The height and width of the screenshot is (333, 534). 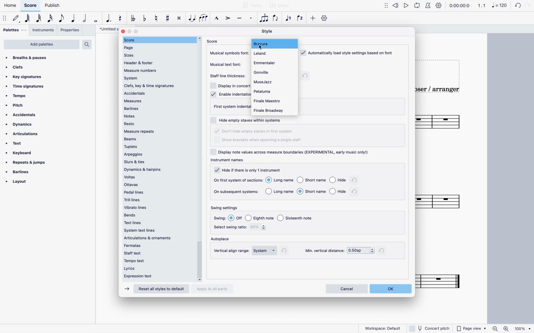 What do you see at coordinates (305, 191) in the screenshot?
I see `options` at bounding box center [305, 191].